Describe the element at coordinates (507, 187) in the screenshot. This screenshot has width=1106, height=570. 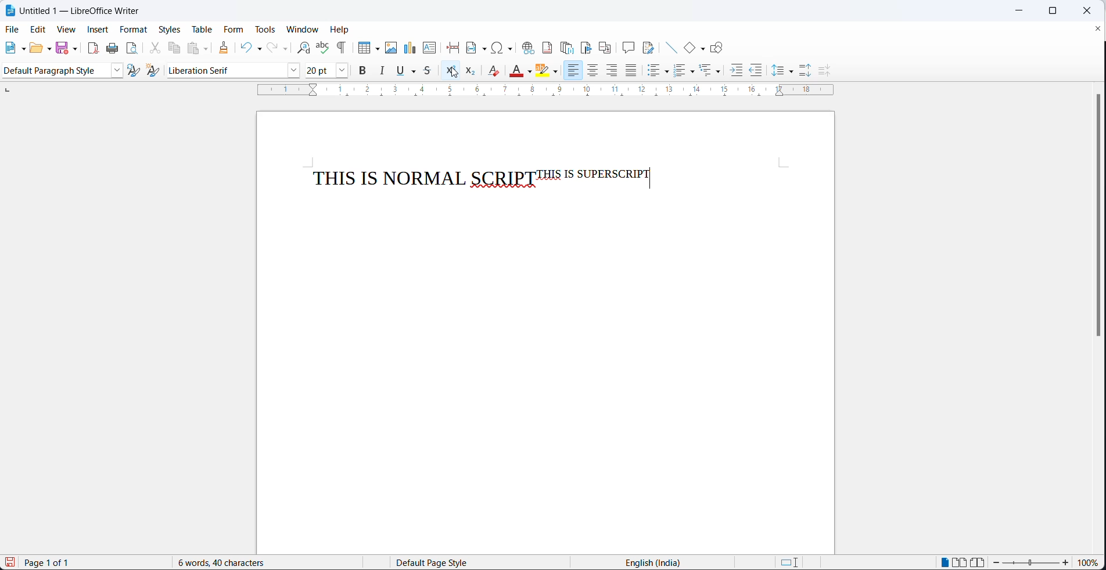
I see `wrong format marking` at that location.